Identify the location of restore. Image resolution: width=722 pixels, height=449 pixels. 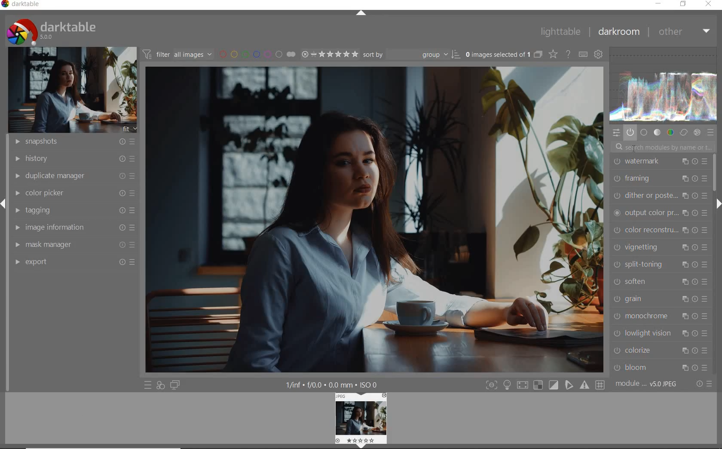
(684, 4).